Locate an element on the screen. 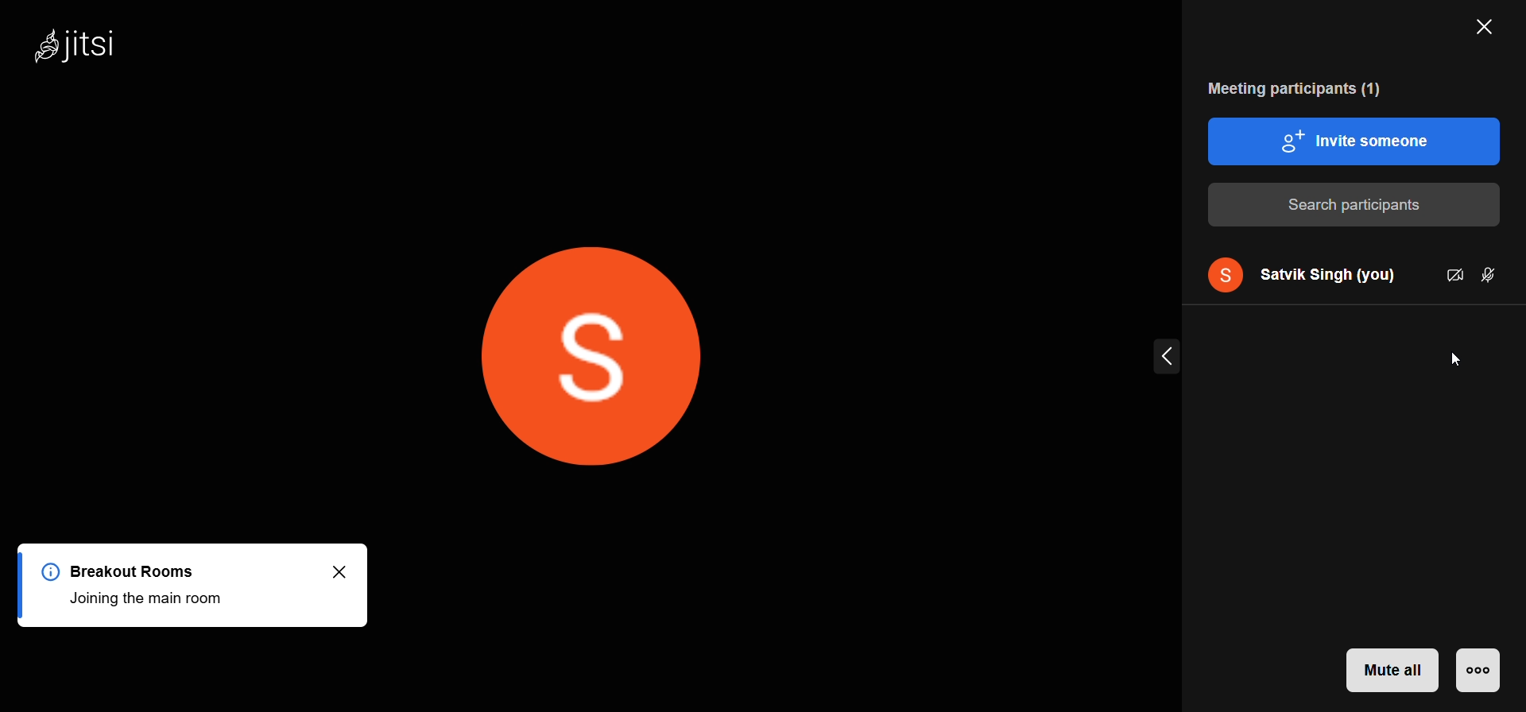  mic is located at coordinates (1488, 278).